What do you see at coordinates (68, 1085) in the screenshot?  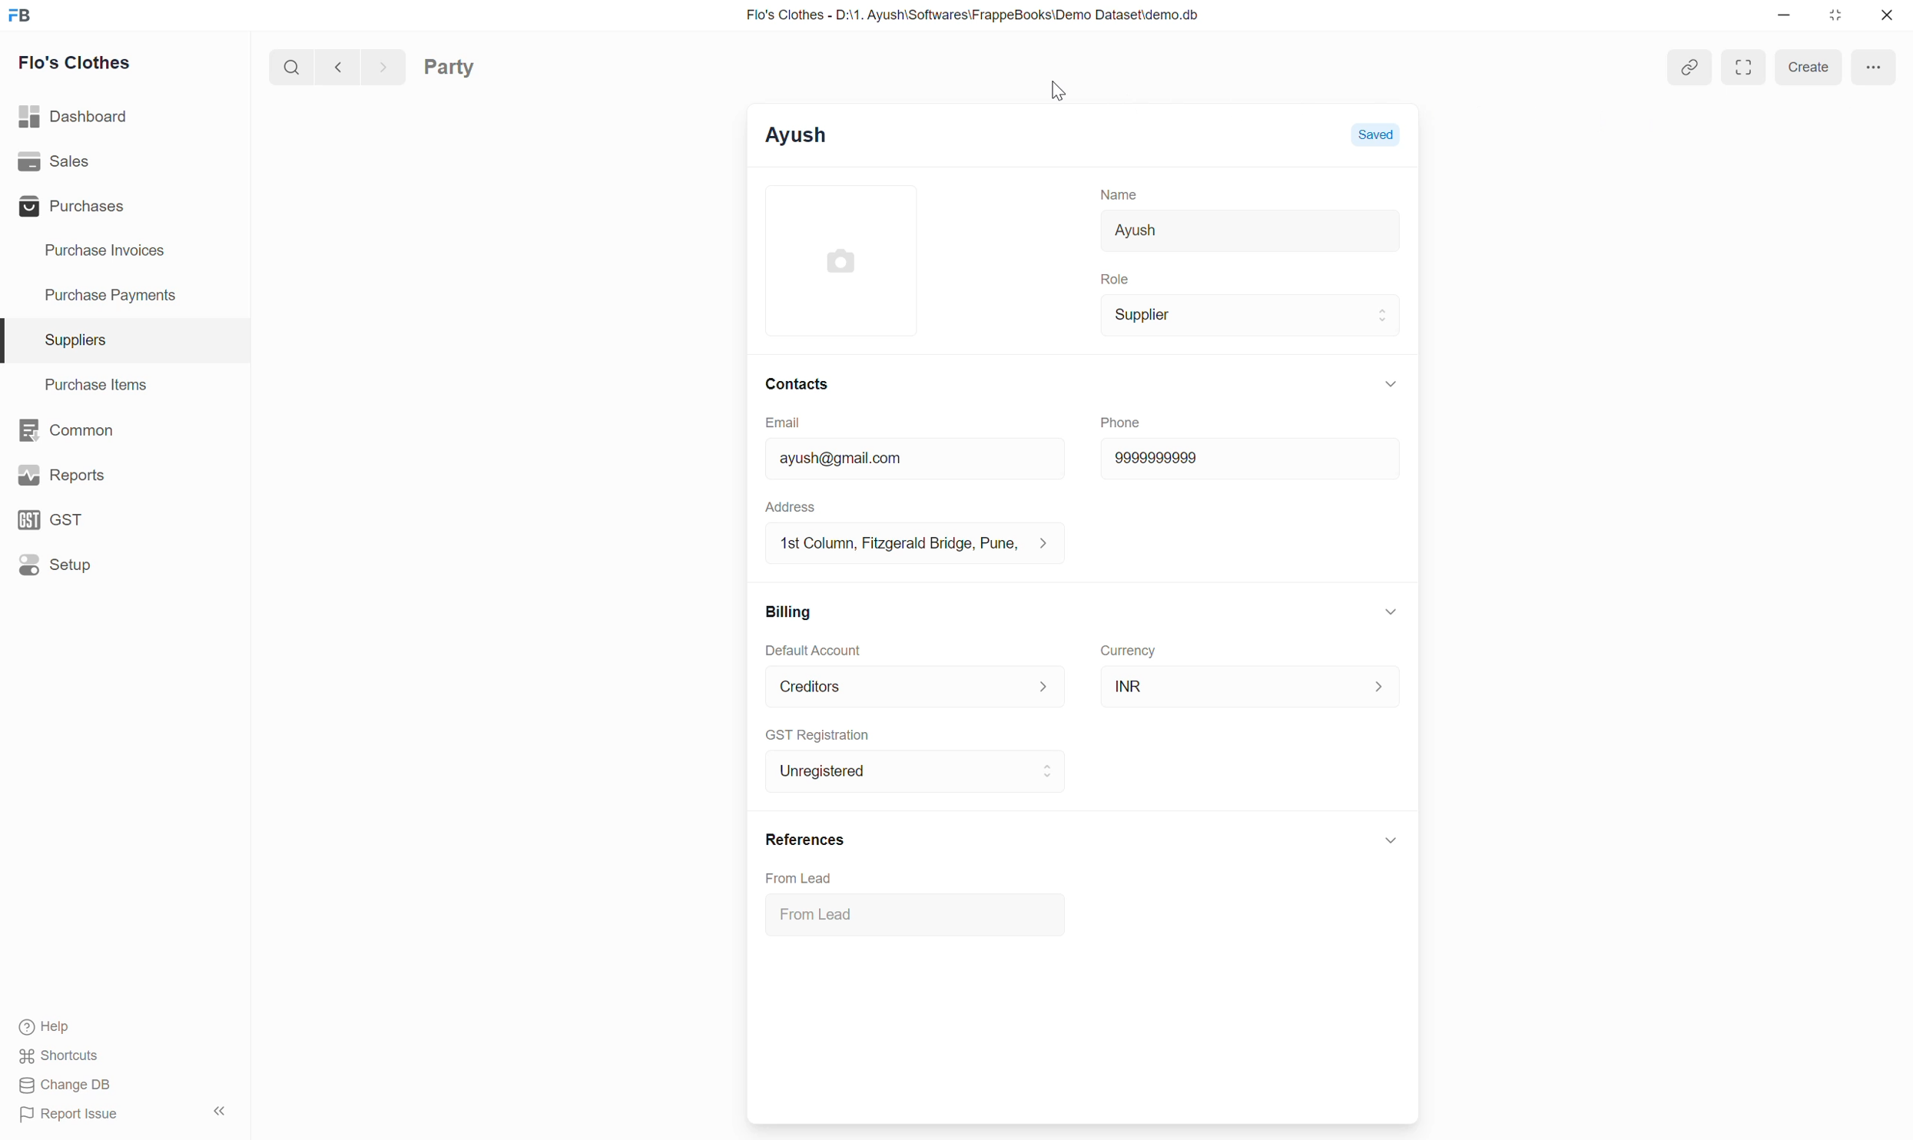 I see `Change DB` at bounding box center [68, 1085].